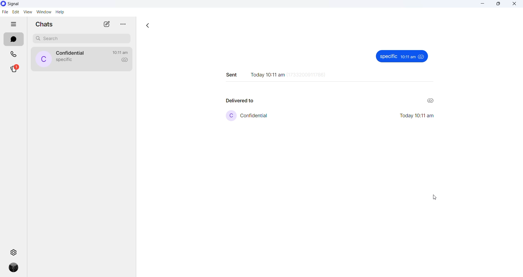 This screenshot has width=523, height=277. What do you see at coordinates (254, 115) in the screenshot?
I see `contact name ` at bounding box center [254, 115].